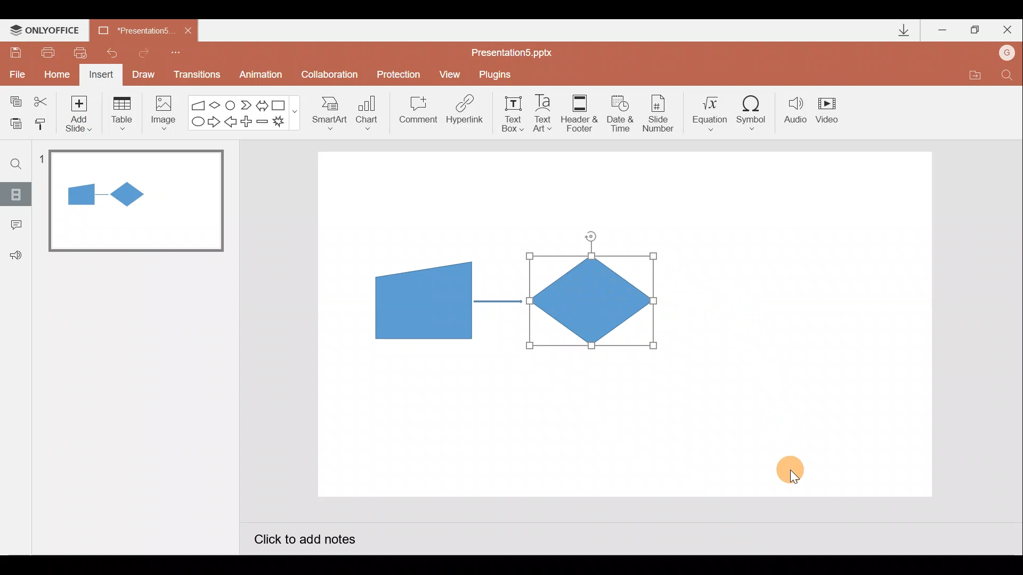 Image resolution: width=1023 pixels, height=575 pixels. I want to click on ONLYOFFICE, so click(47, 30).